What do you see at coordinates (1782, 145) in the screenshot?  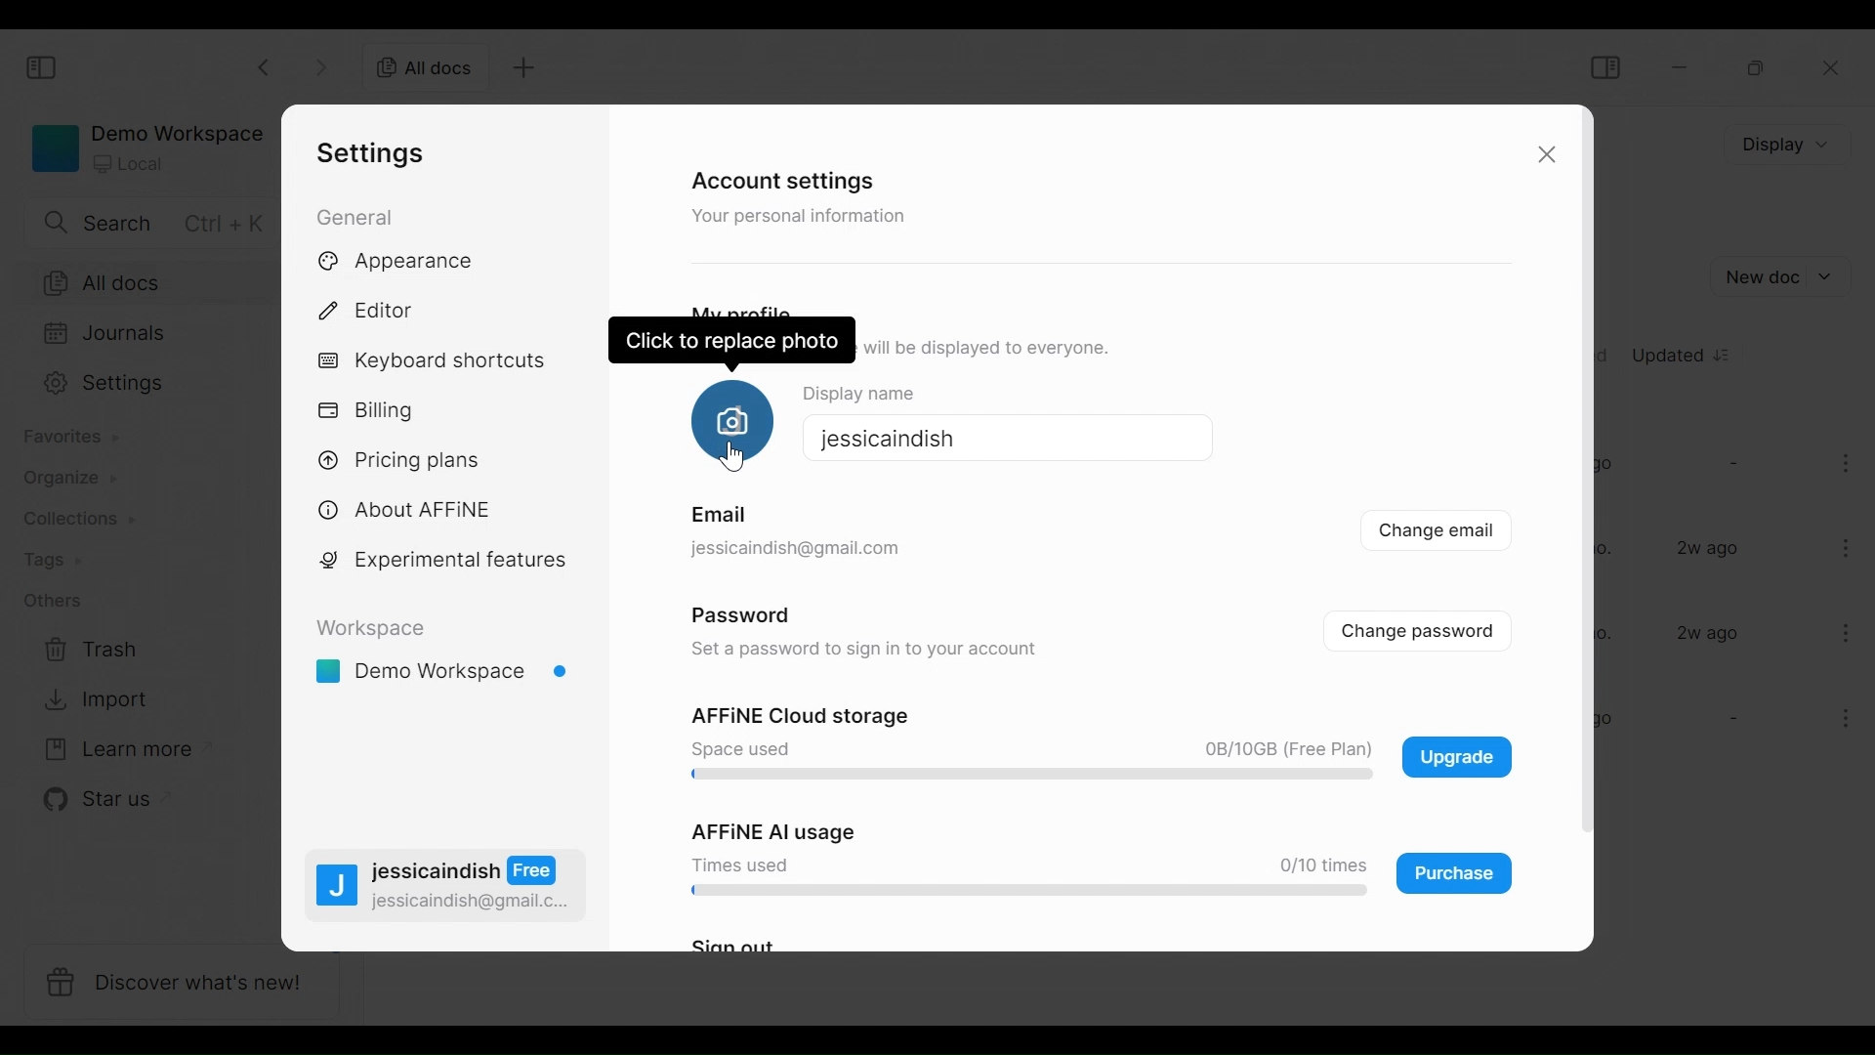 I see `Display` at bounding box center [1782, 145].